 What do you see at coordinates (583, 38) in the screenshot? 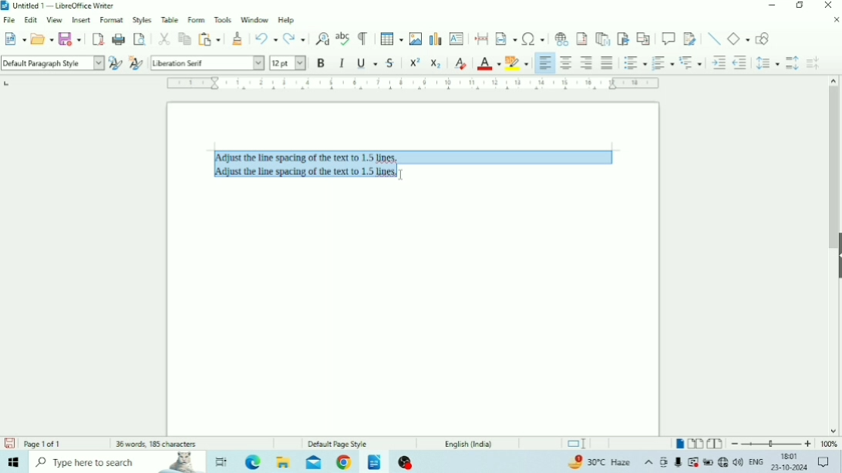
I see `Insert Footnote` at bounding box center [583, 38].